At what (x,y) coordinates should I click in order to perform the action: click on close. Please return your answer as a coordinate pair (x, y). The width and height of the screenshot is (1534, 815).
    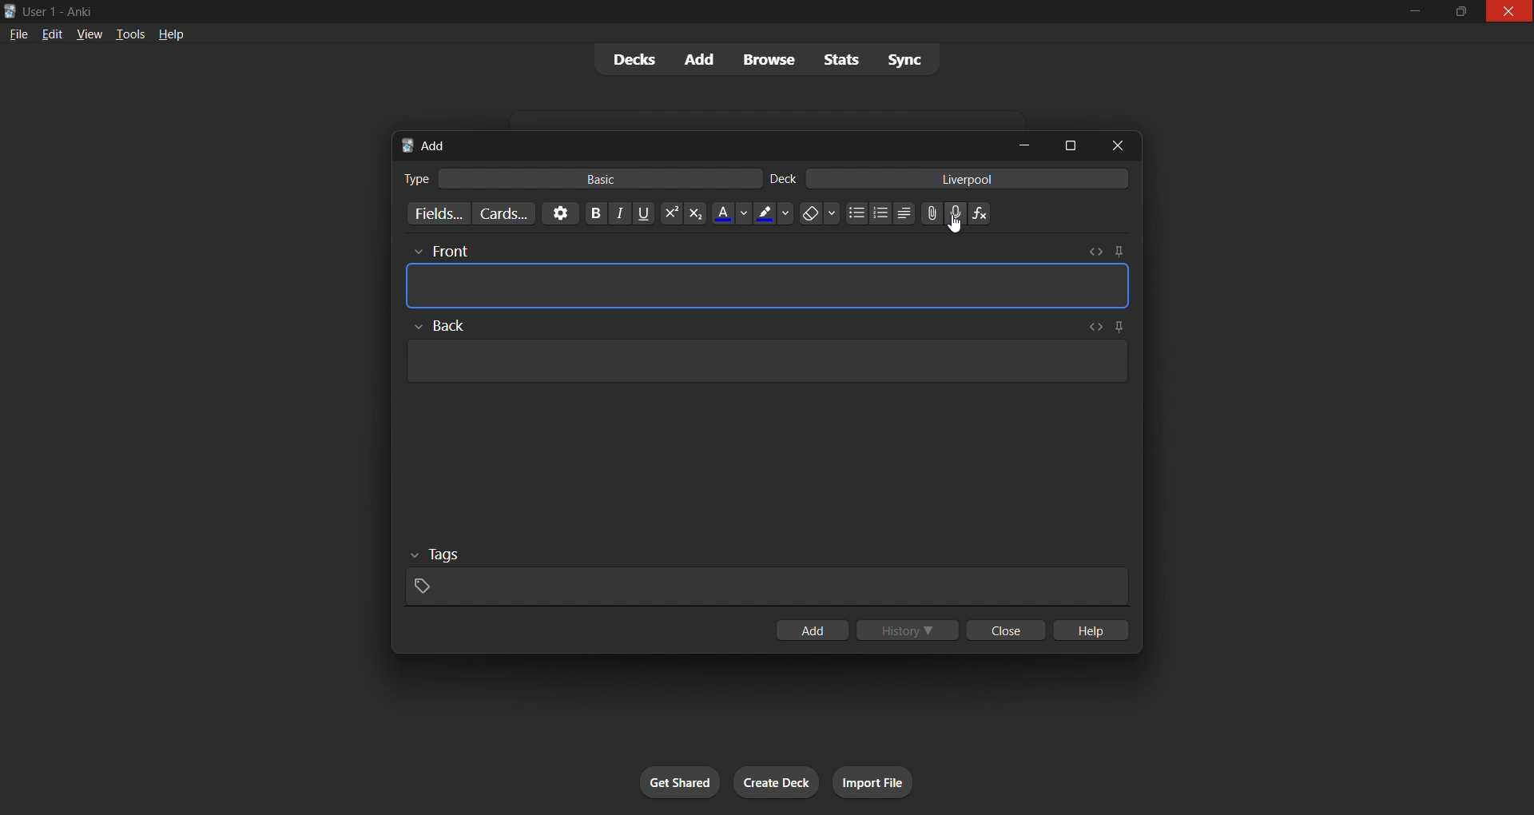
    Looking at the image, I should click on (1508, 14).